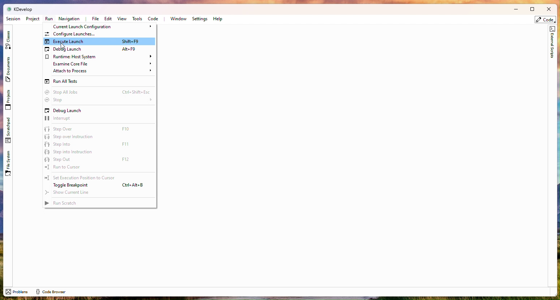  I want to click on Current Launch Configuration, so click(100, 27).